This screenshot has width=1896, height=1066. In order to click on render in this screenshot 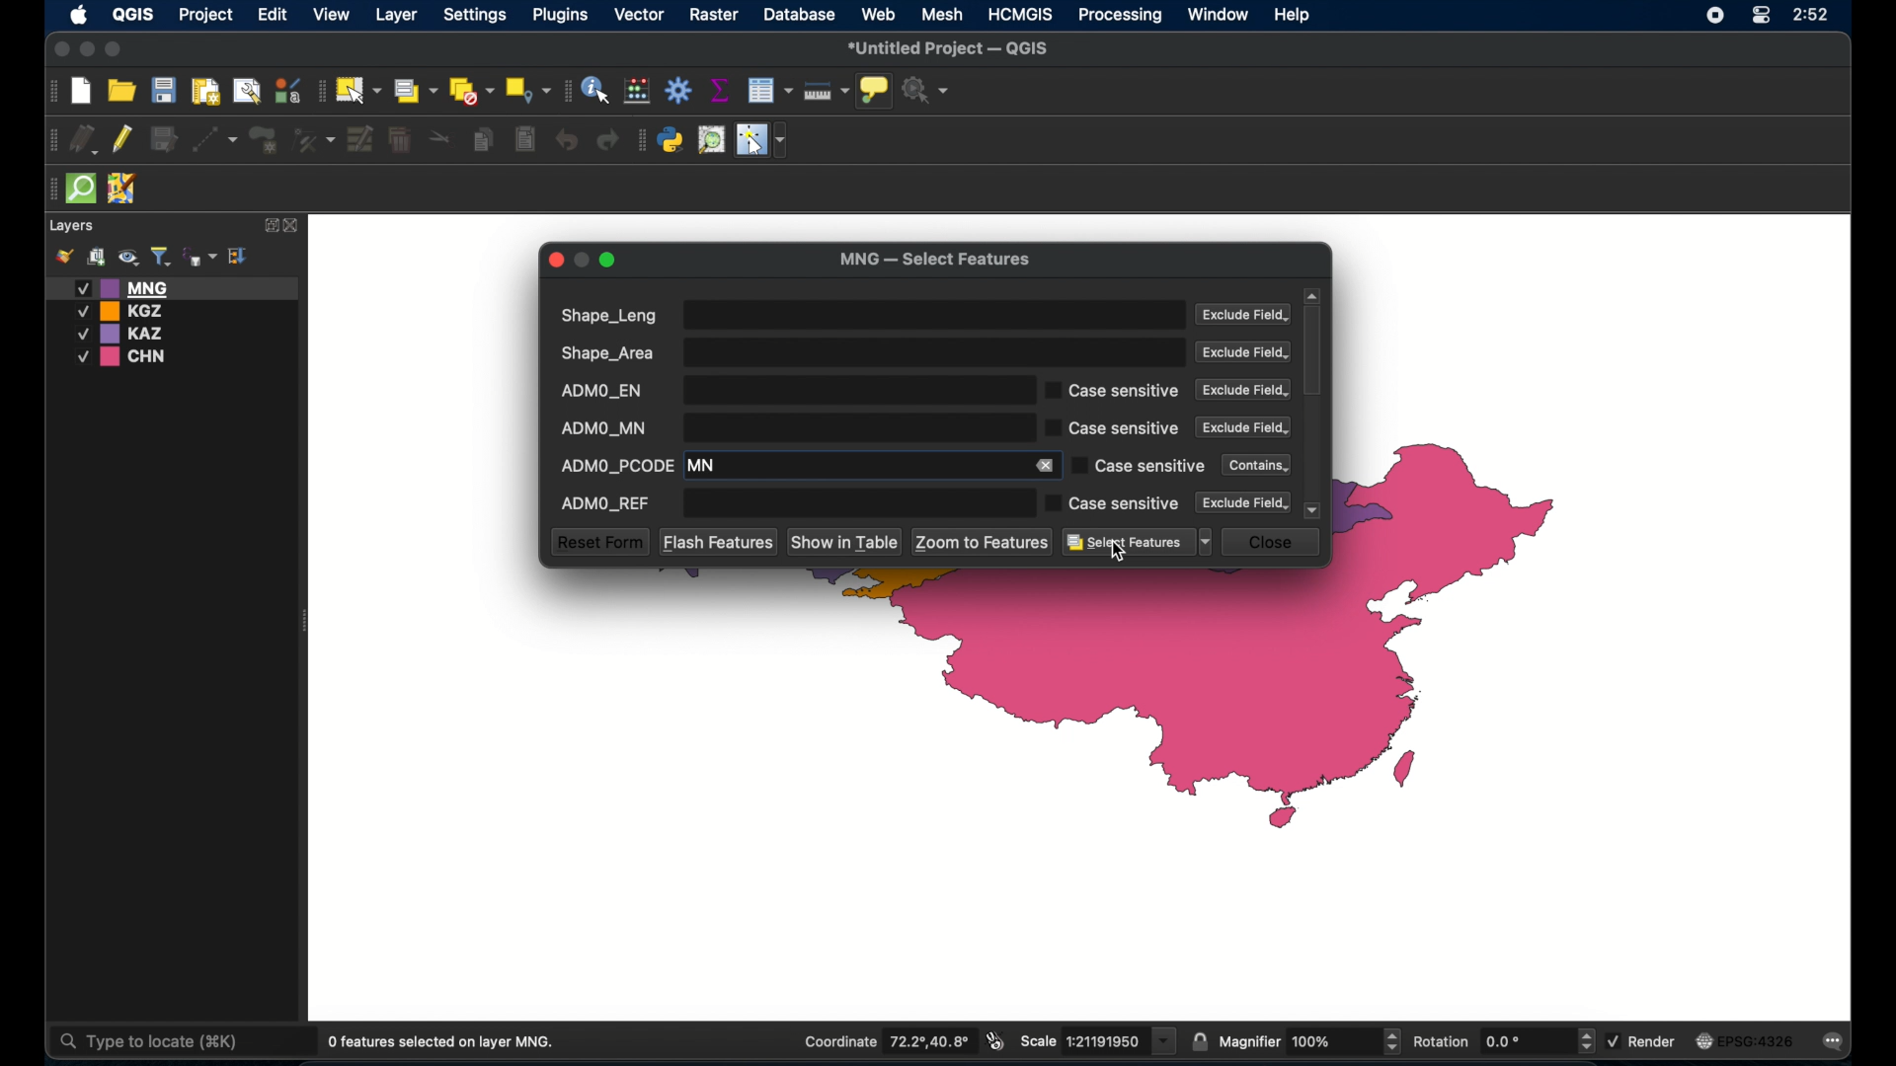, I will do `click(1646, 1040)`.